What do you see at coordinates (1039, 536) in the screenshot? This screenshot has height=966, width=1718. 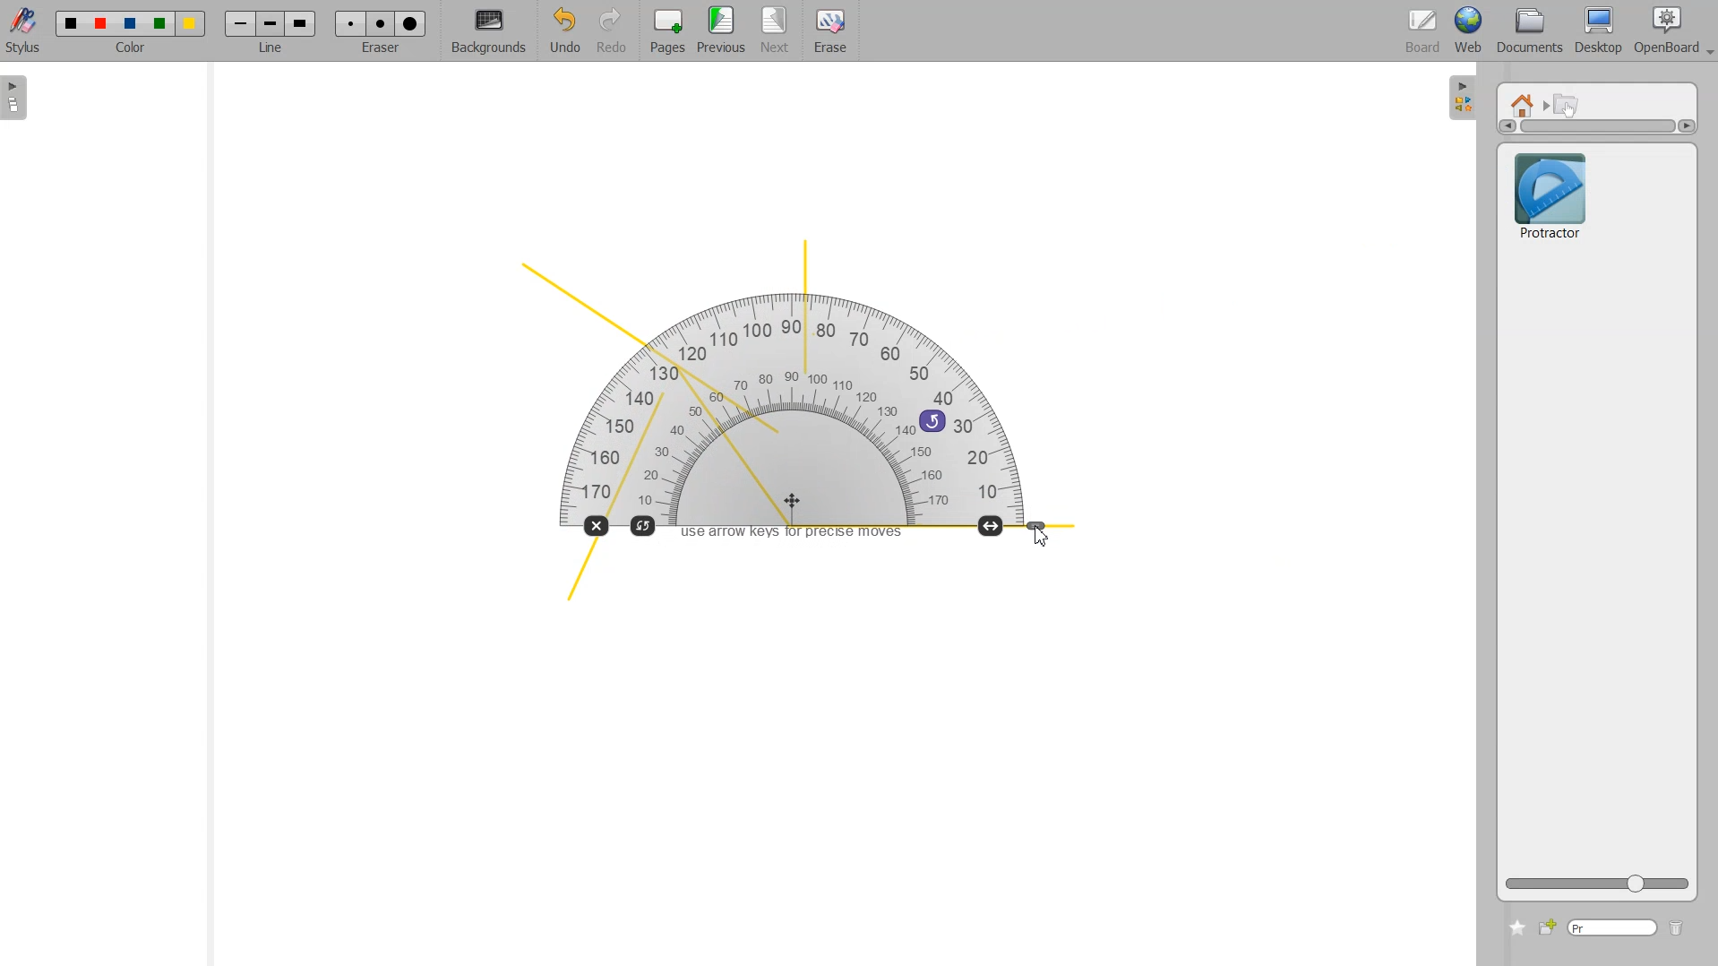 I see `Cursor` at bounding box center [1039, 536].